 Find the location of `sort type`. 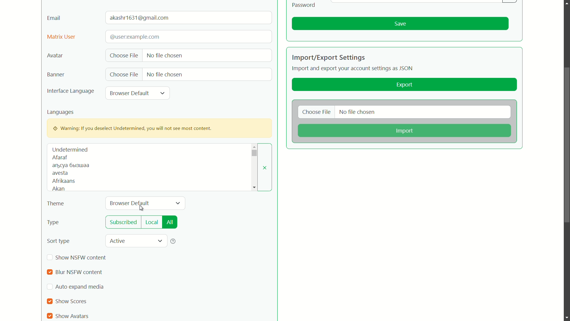

sort type is located at coordinates (58, 241).